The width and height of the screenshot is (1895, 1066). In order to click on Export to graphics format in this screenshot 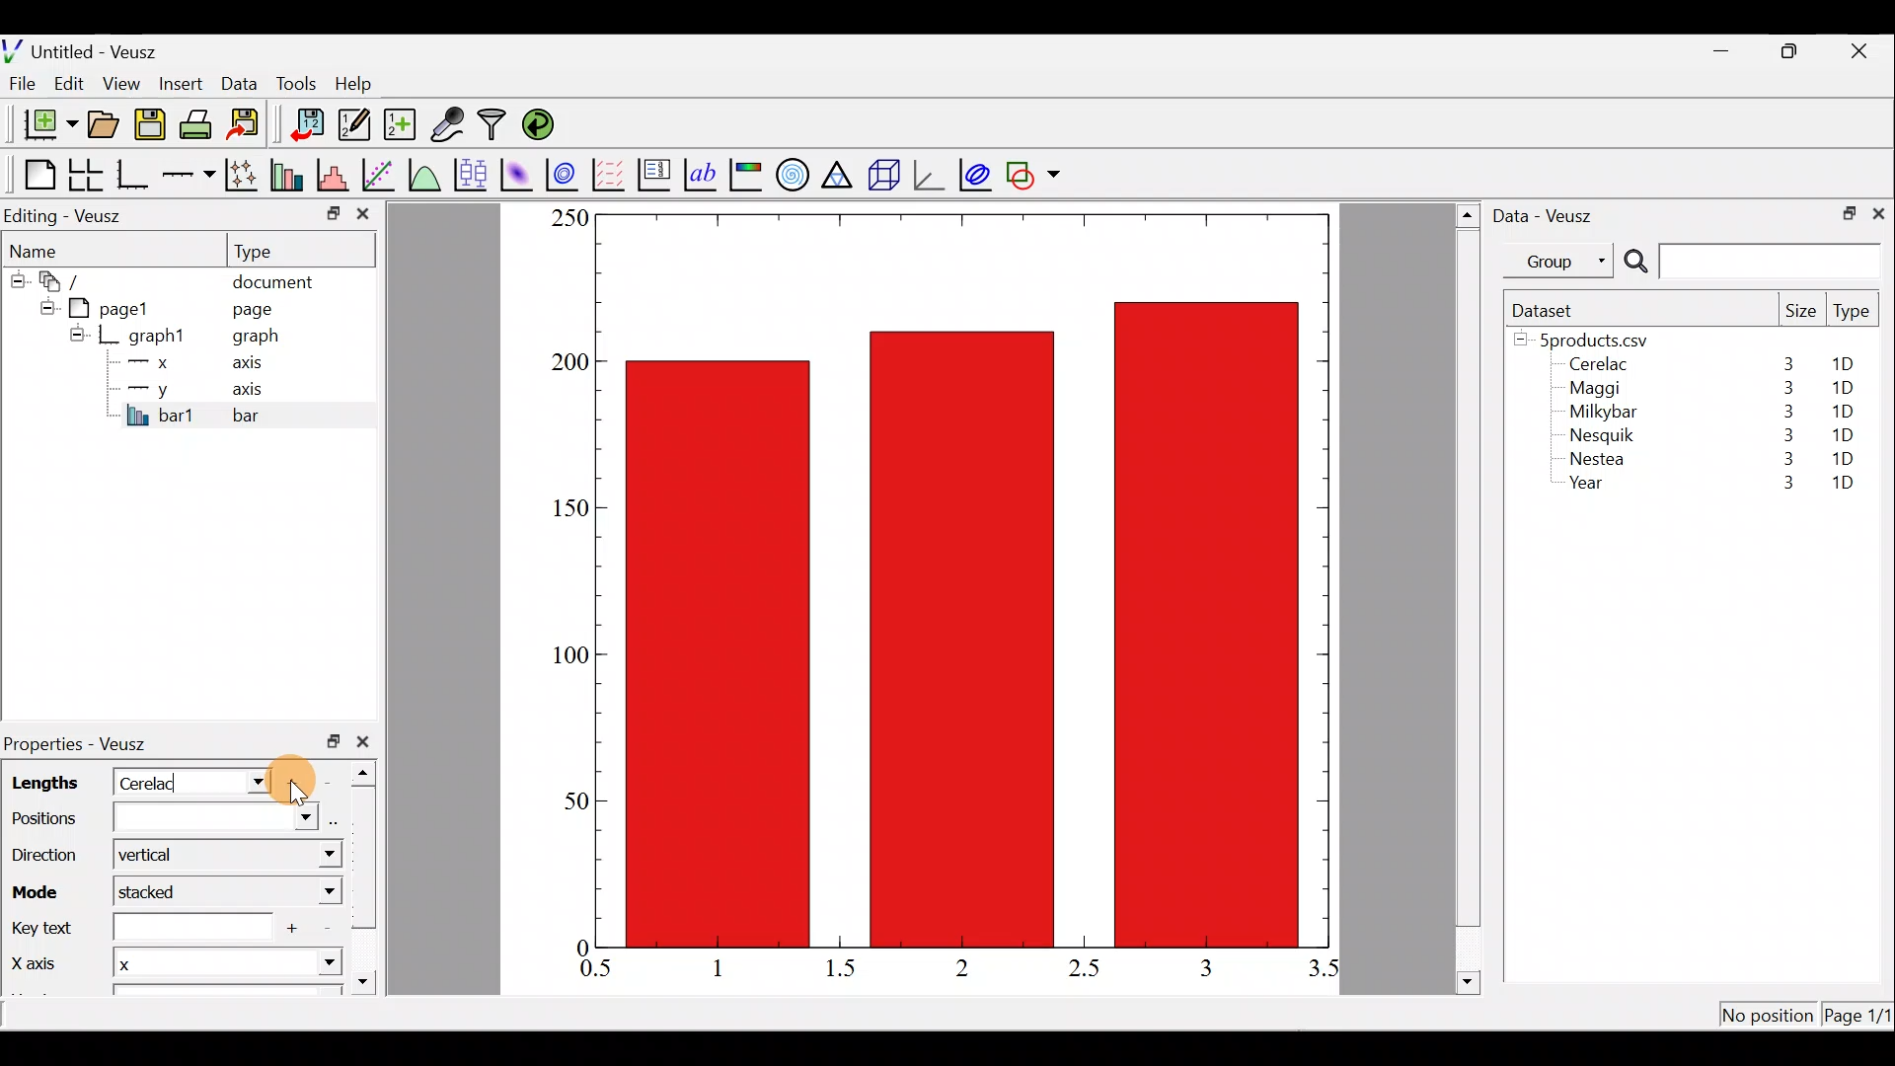, I will do `click(250, 125)`.